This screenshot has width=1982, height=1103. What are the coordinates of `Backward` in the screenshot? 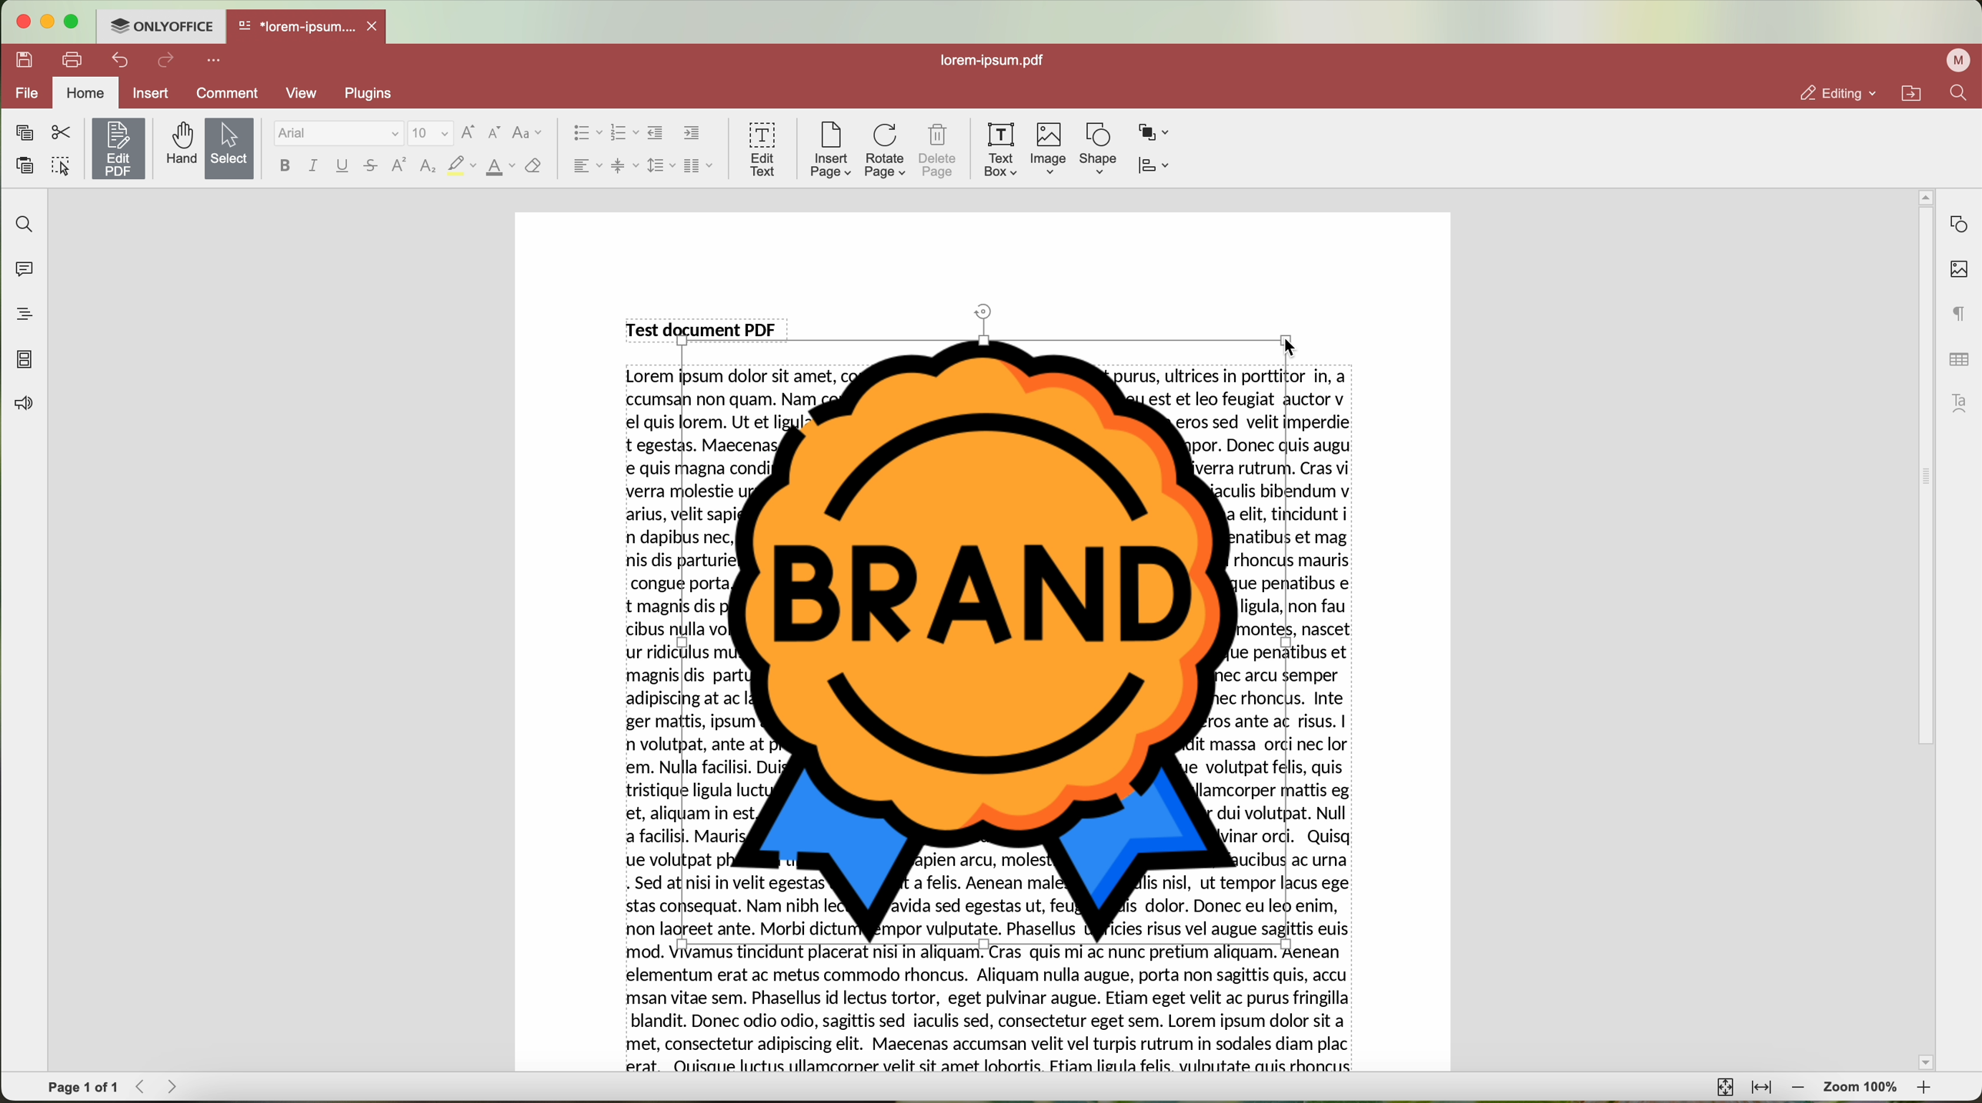 It's located at (145, 1086).